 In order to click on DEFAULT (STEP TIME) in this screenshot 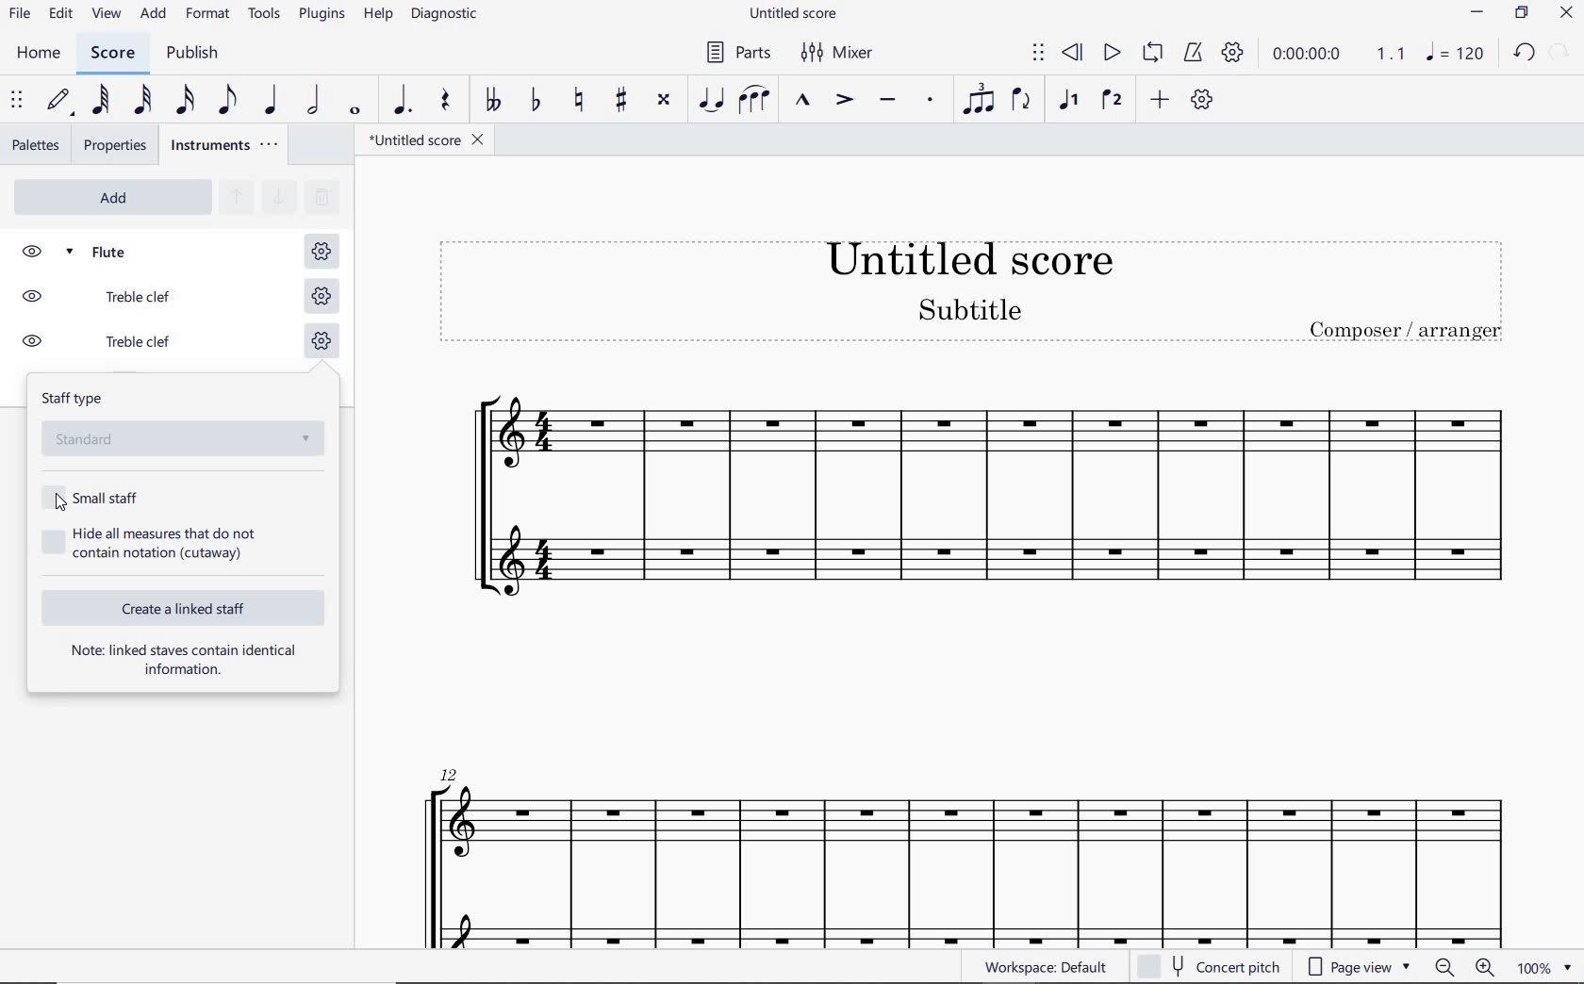, I will do `click(59, 101)`.